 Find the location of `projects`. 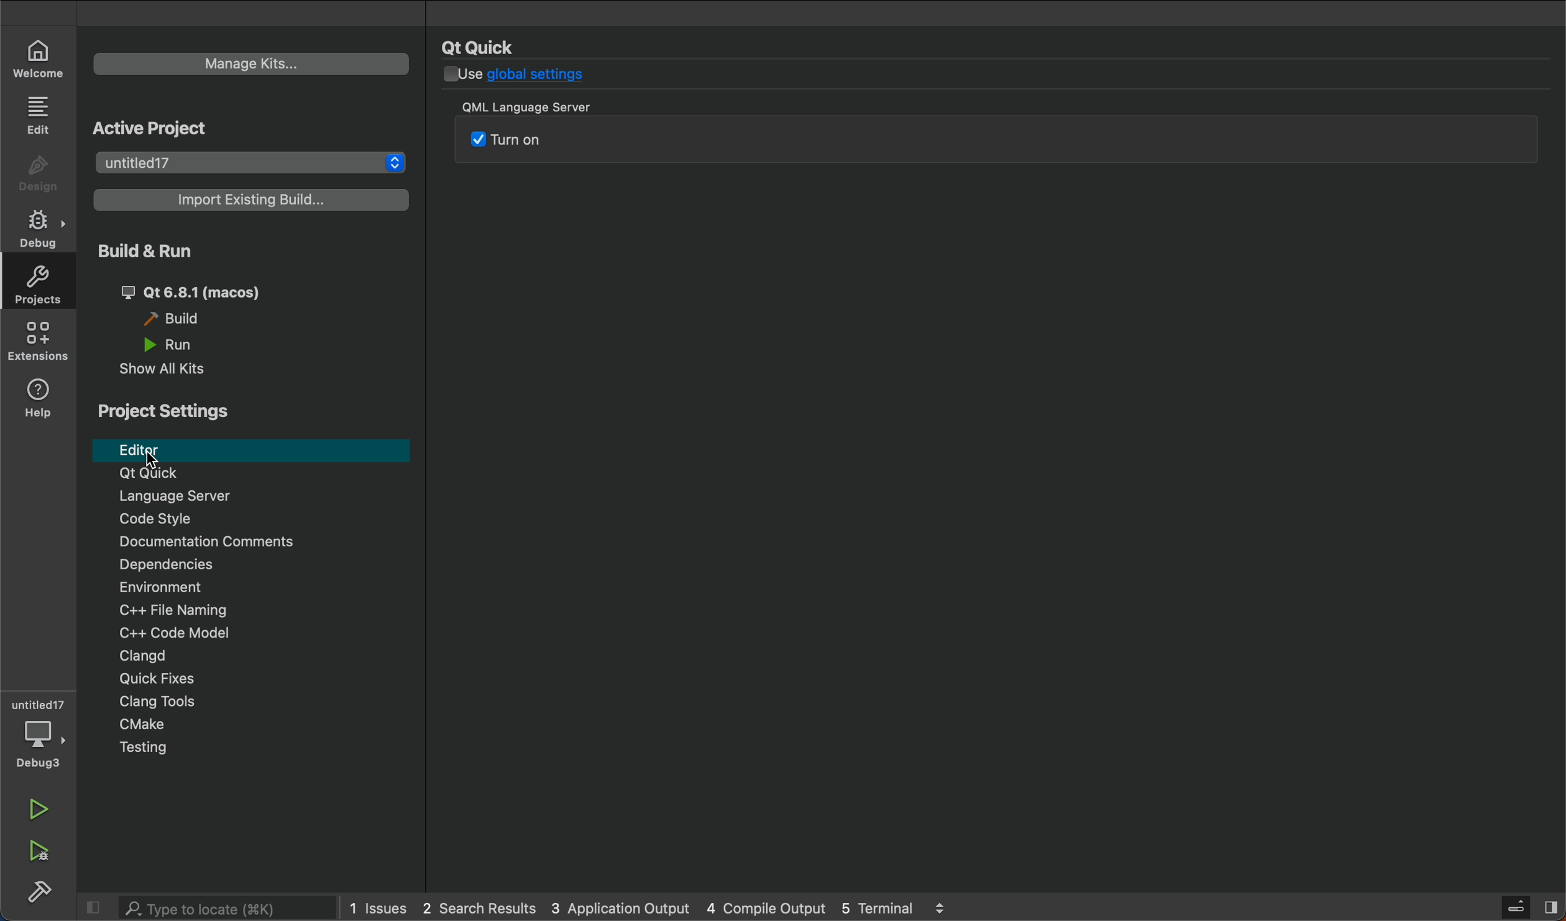

projects is located at coordinates (43, 284).